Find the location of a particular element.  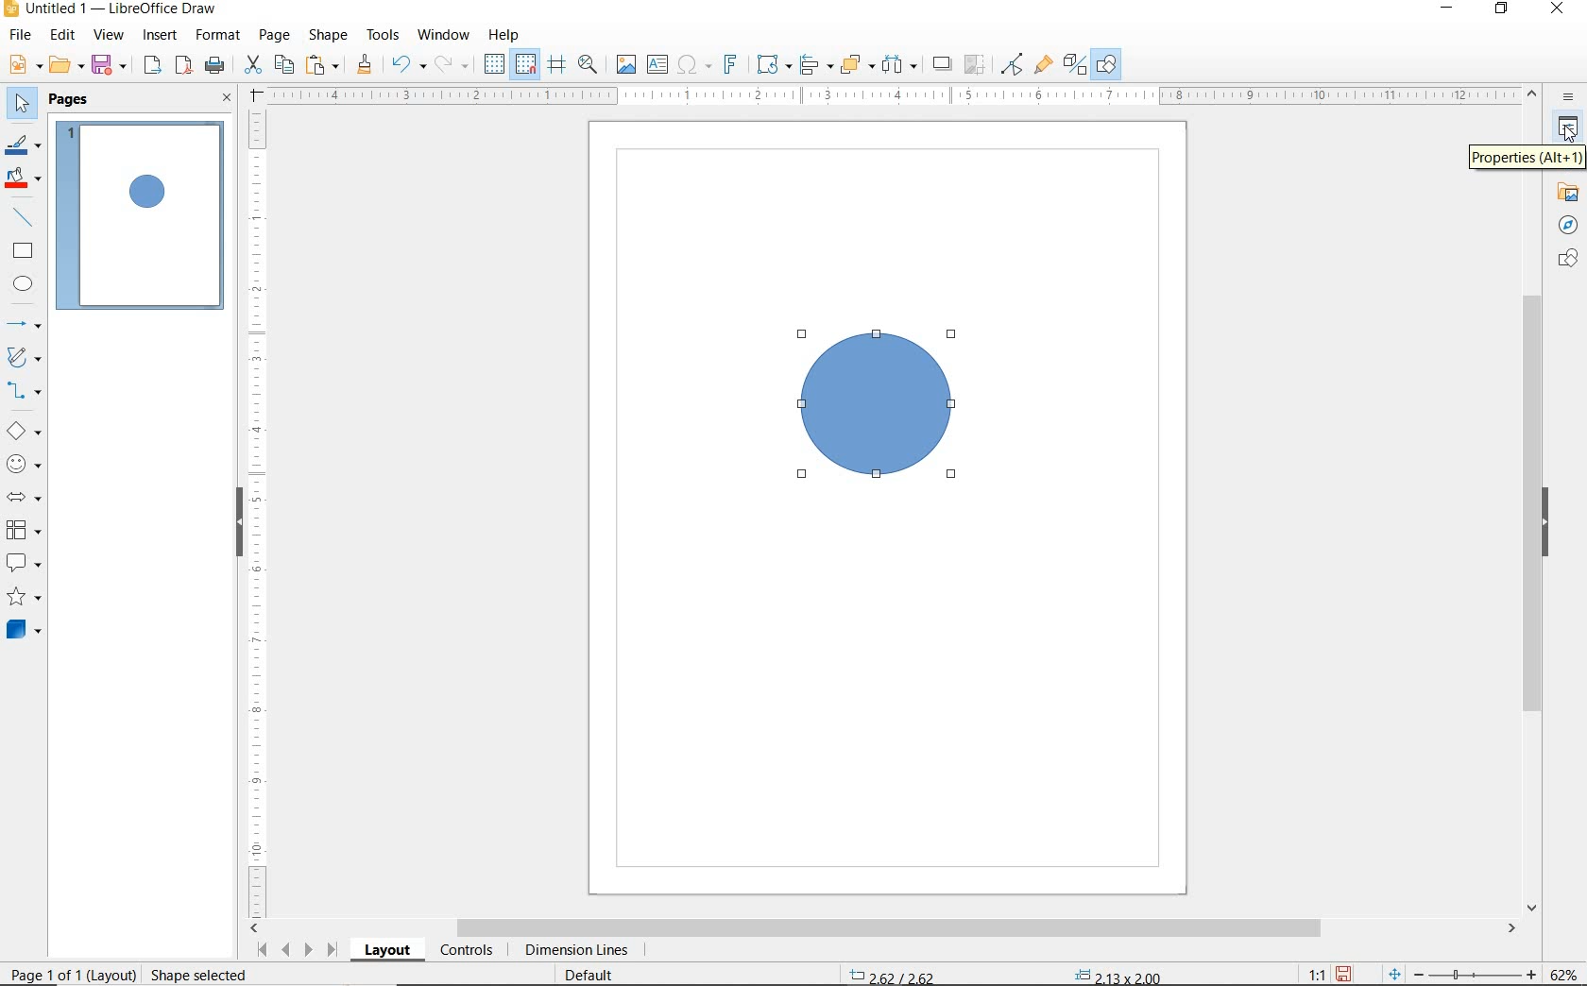

2.62/2.62 is located at coordinates (895, 976).